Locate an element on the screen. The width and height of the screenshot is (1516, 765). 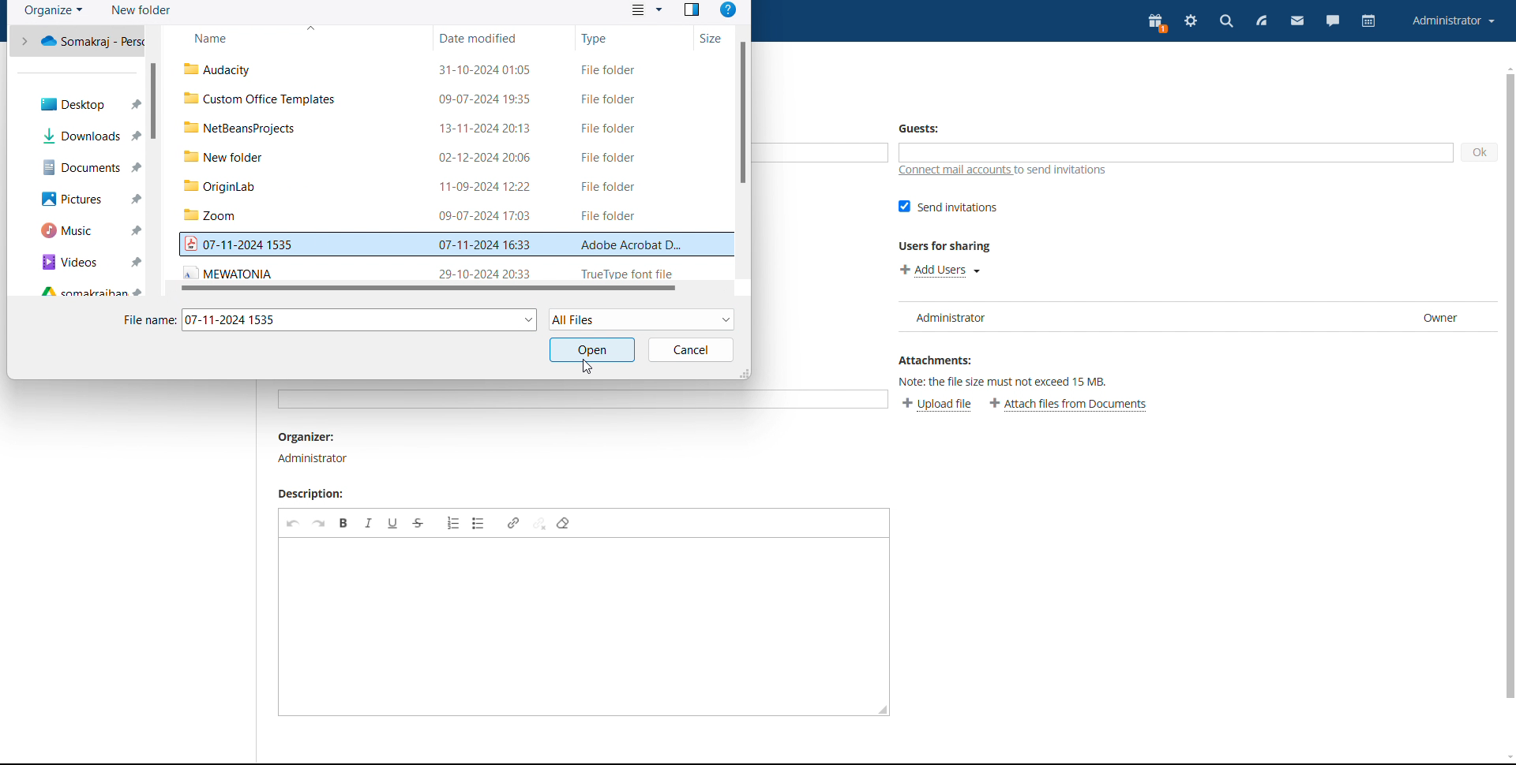
quick access folders is located at coordinates (77, 291).